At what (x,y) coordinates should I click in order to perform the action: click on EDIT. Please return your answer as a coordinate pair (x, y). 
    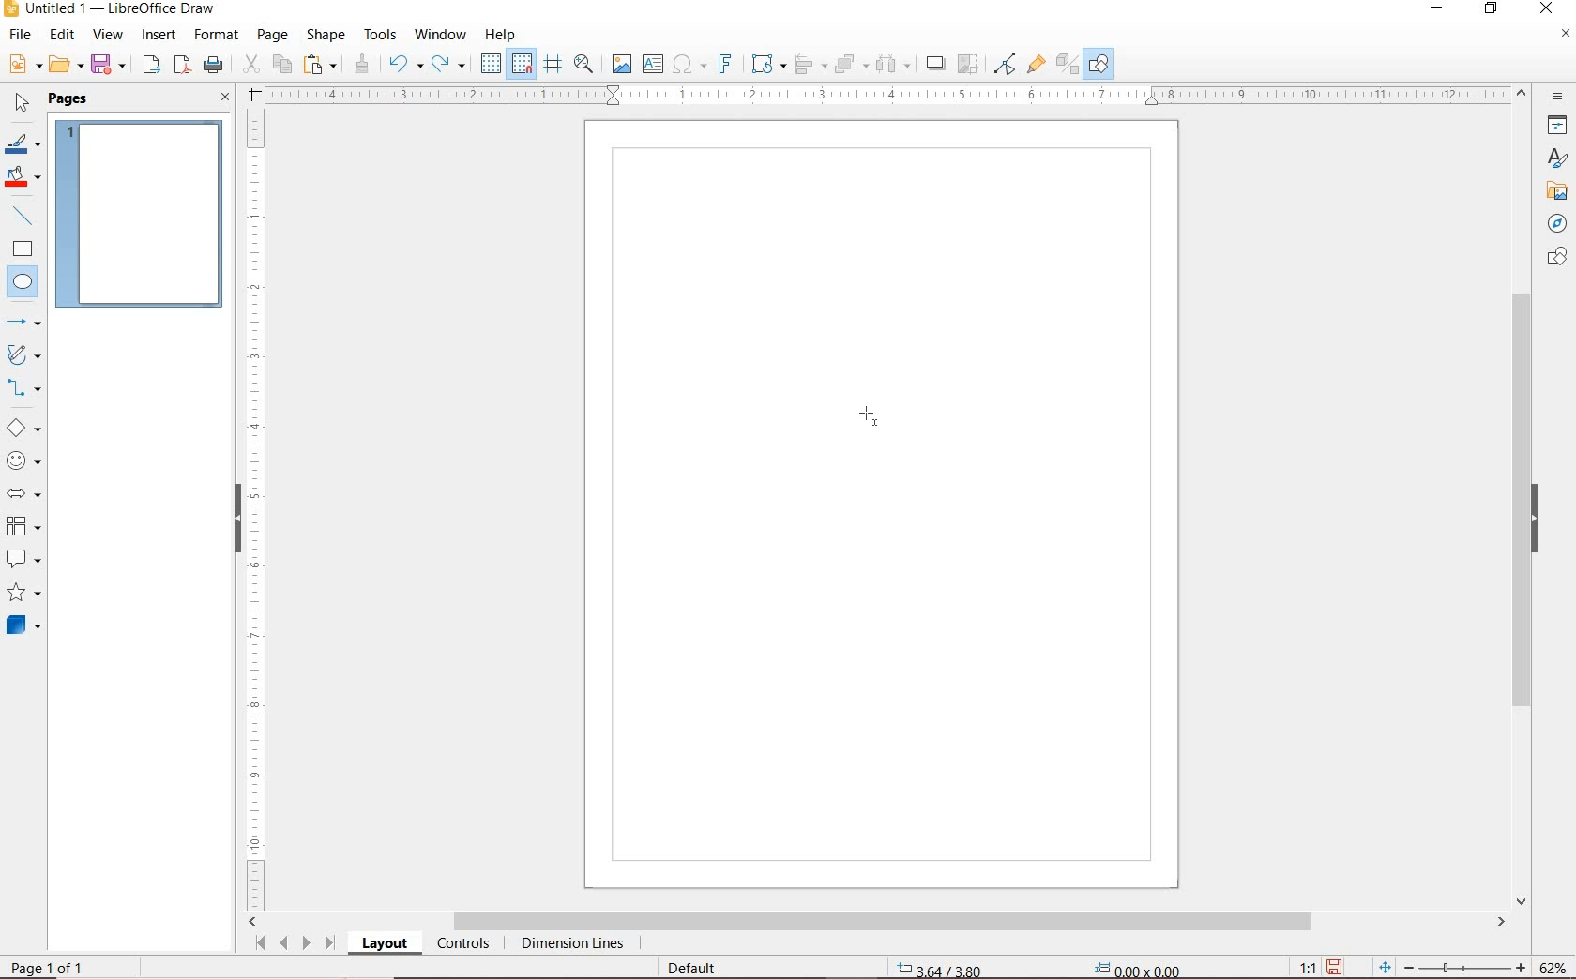
    Looking at the image, I should click on (63, 35).